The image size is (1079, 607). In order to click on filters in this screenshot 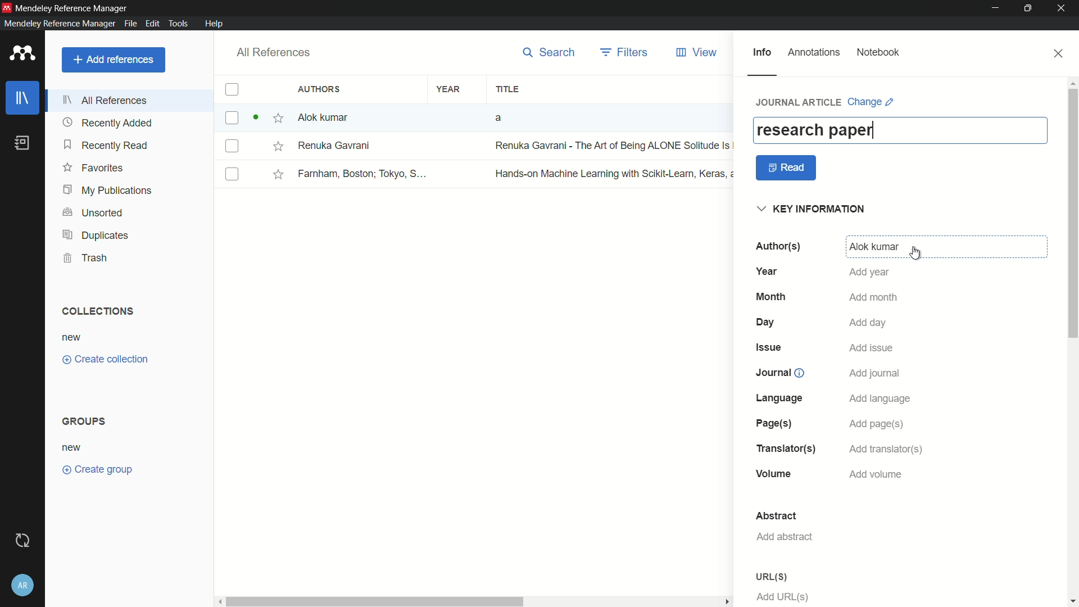, I will do `click(625, 52)`.